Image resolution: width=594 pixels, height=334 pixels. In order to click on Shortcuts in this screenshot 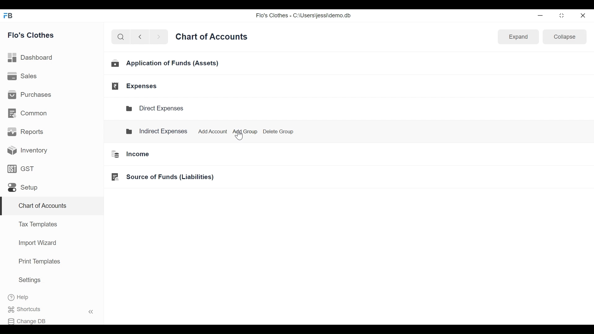, I will do `click(54, 309)`.